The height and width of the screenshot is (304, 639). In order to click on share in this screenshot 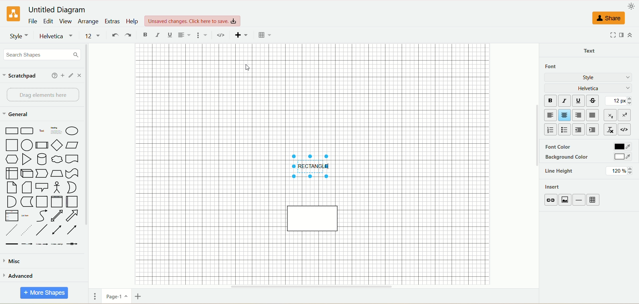, I will do `click(608, 19)`.